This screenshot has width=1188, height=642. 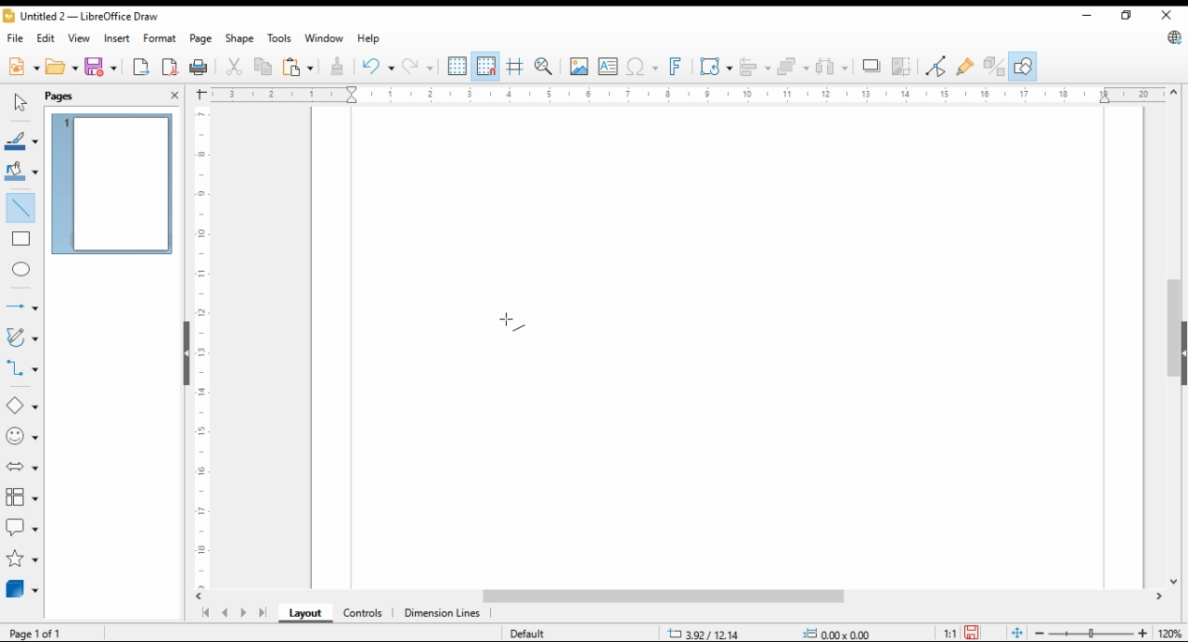 What do you see at coordinates (341, 67) in the screenshot?
I see `clone formatting` at bounding box center [341, 67].